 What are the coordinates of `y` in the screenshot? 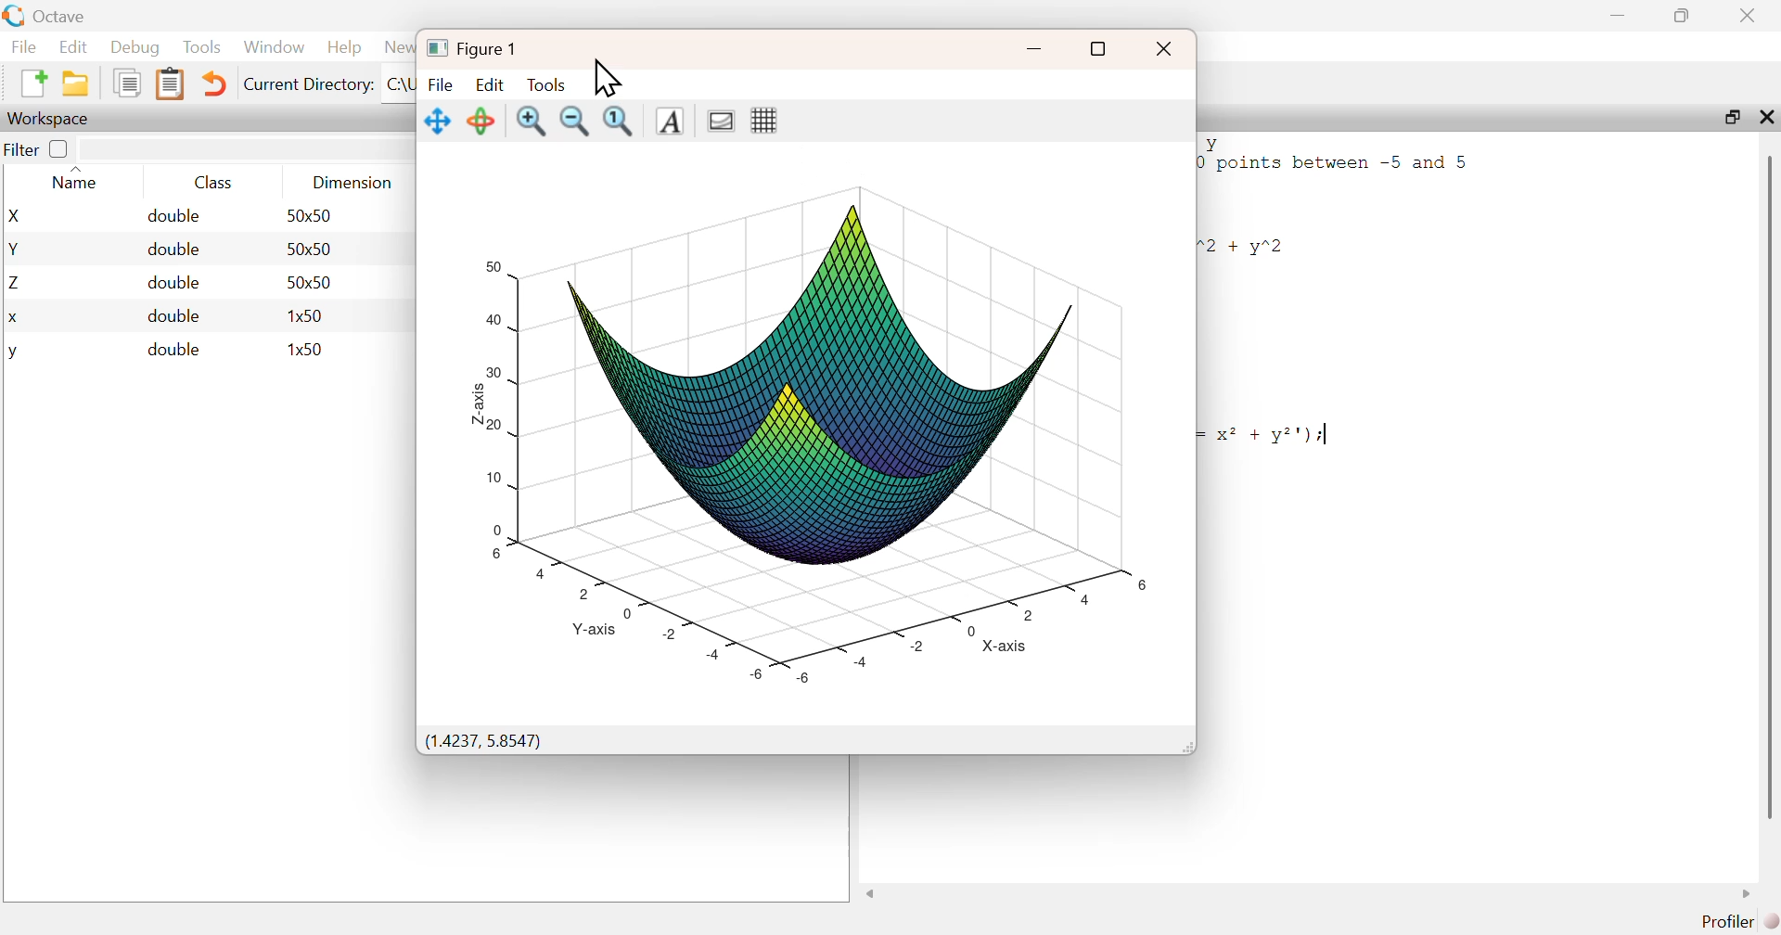 It's located at (13, 353).